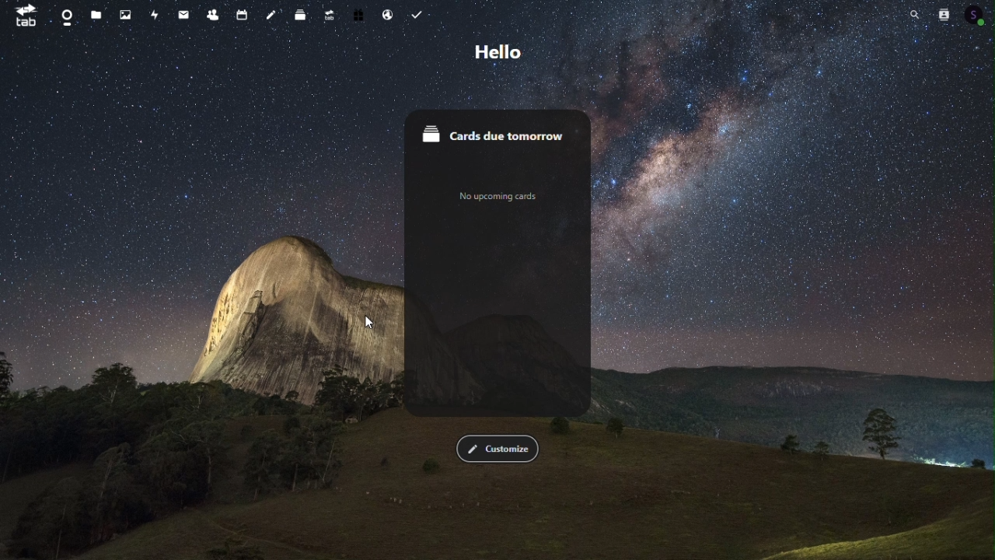 This screenshot has width=995, height=560. What do you see at coordinates (909, 13) in the screenshot?
I see `Search` at bounding box center [909, 13].